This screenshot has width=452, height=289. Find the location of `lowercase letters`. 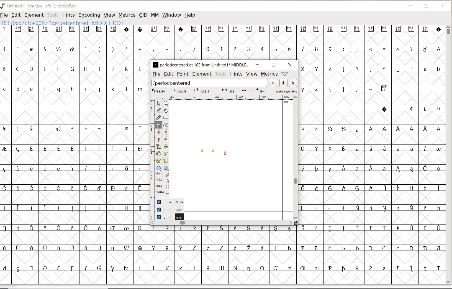

lowercase letters is located at coordinates (313, 89).